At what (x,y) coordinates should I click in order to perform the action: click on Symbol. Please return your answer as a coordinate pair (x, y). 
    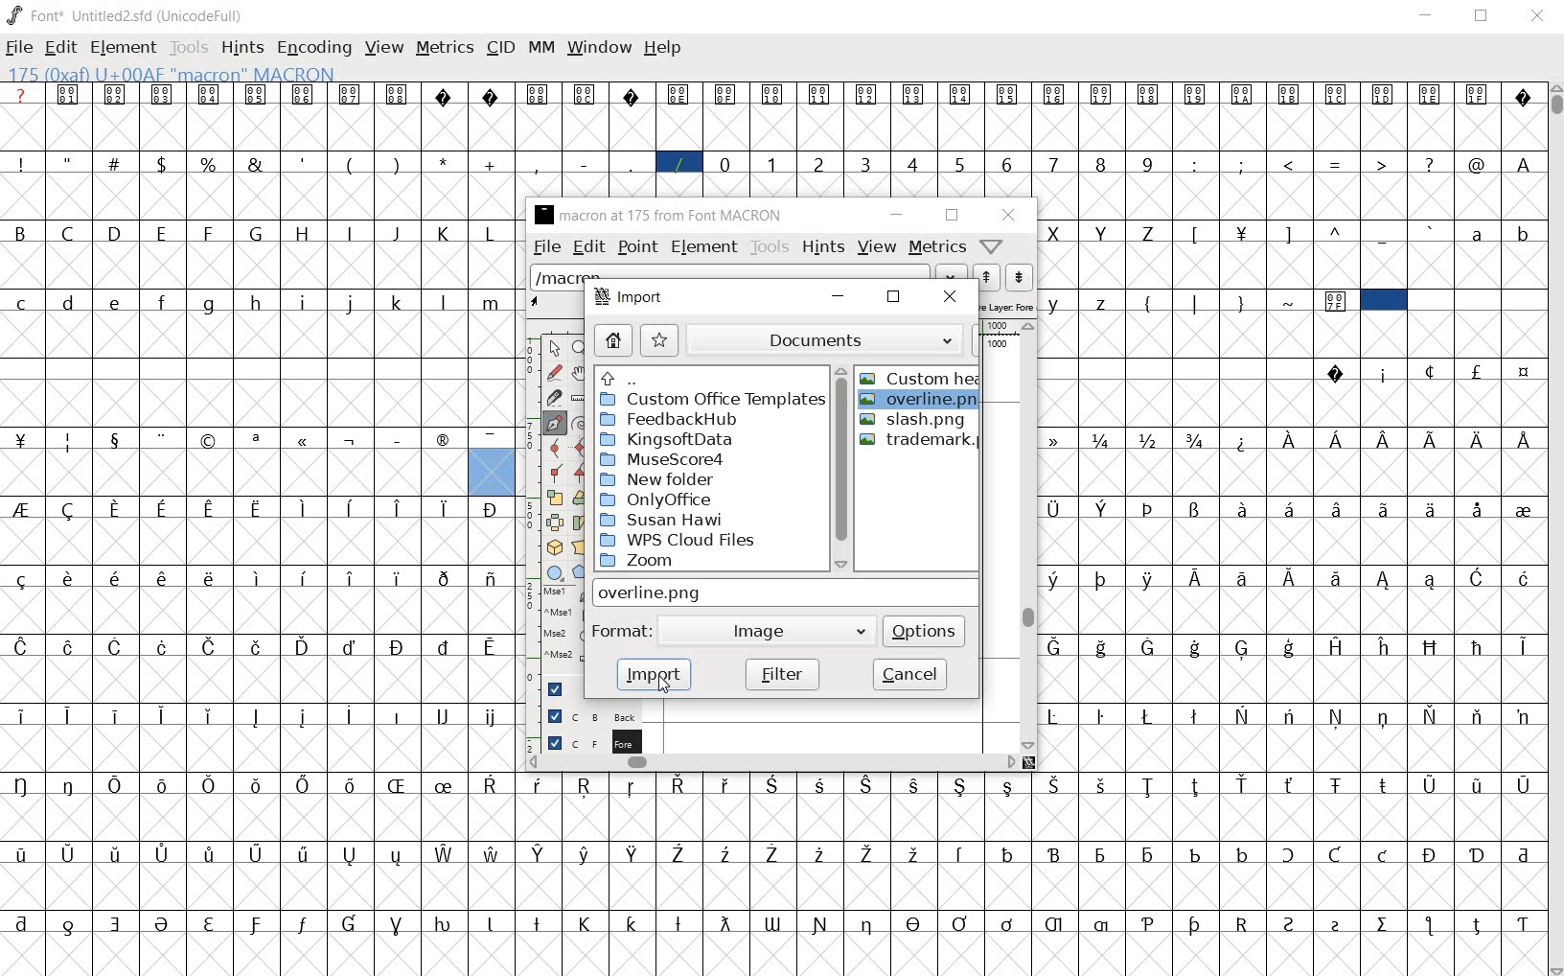
    Looking at the image, I should click on (212, 578).